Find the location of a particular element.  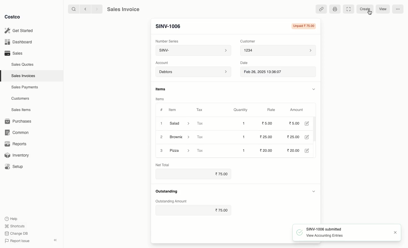

Dashboard is located at coordinates (18, 42).